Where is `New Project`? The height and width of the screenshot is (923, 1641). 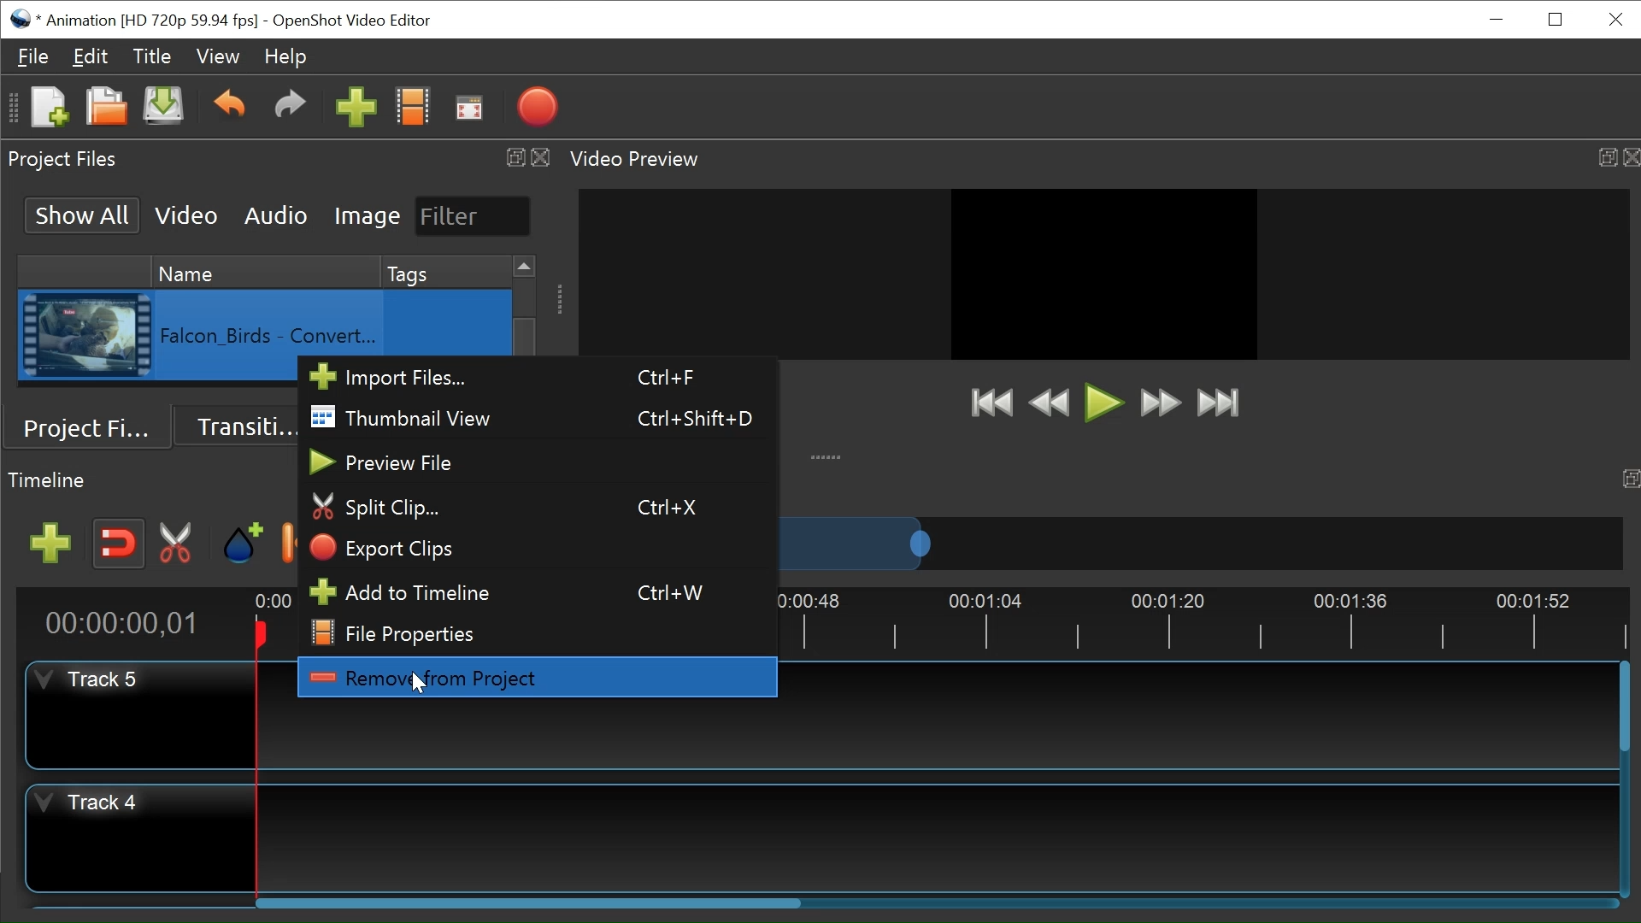 New Project is located at coordinates (49, 108).